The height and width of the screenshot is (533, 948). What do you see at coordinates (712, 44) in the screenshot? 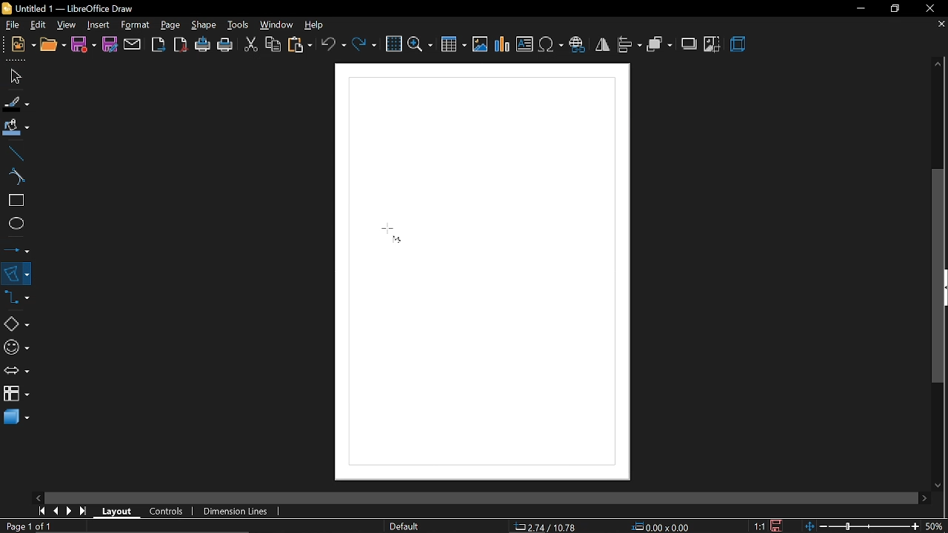
I see `crop` at bounding box center [712, 44].